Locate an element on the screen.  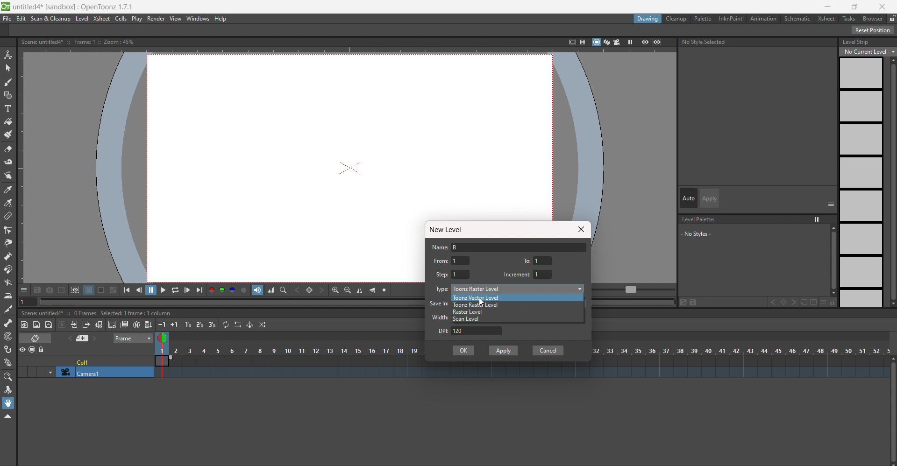
render is located at coordinates (157, 19).